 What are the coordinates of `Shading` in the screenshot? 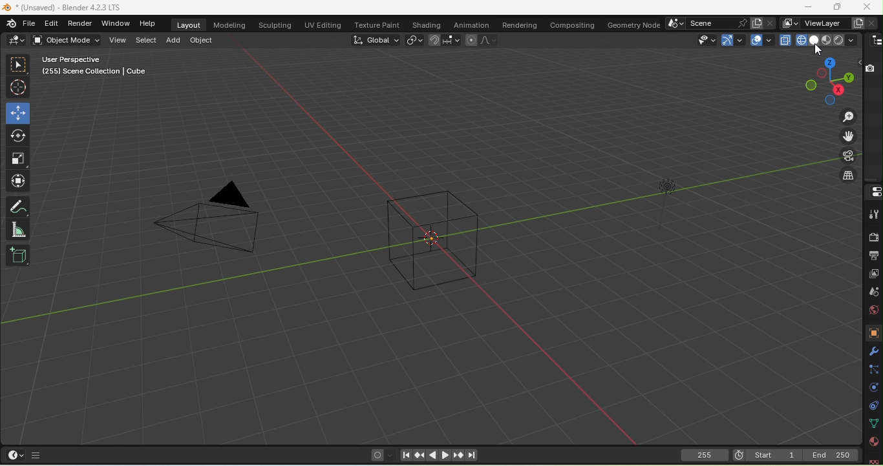 It's located at (427, 25).